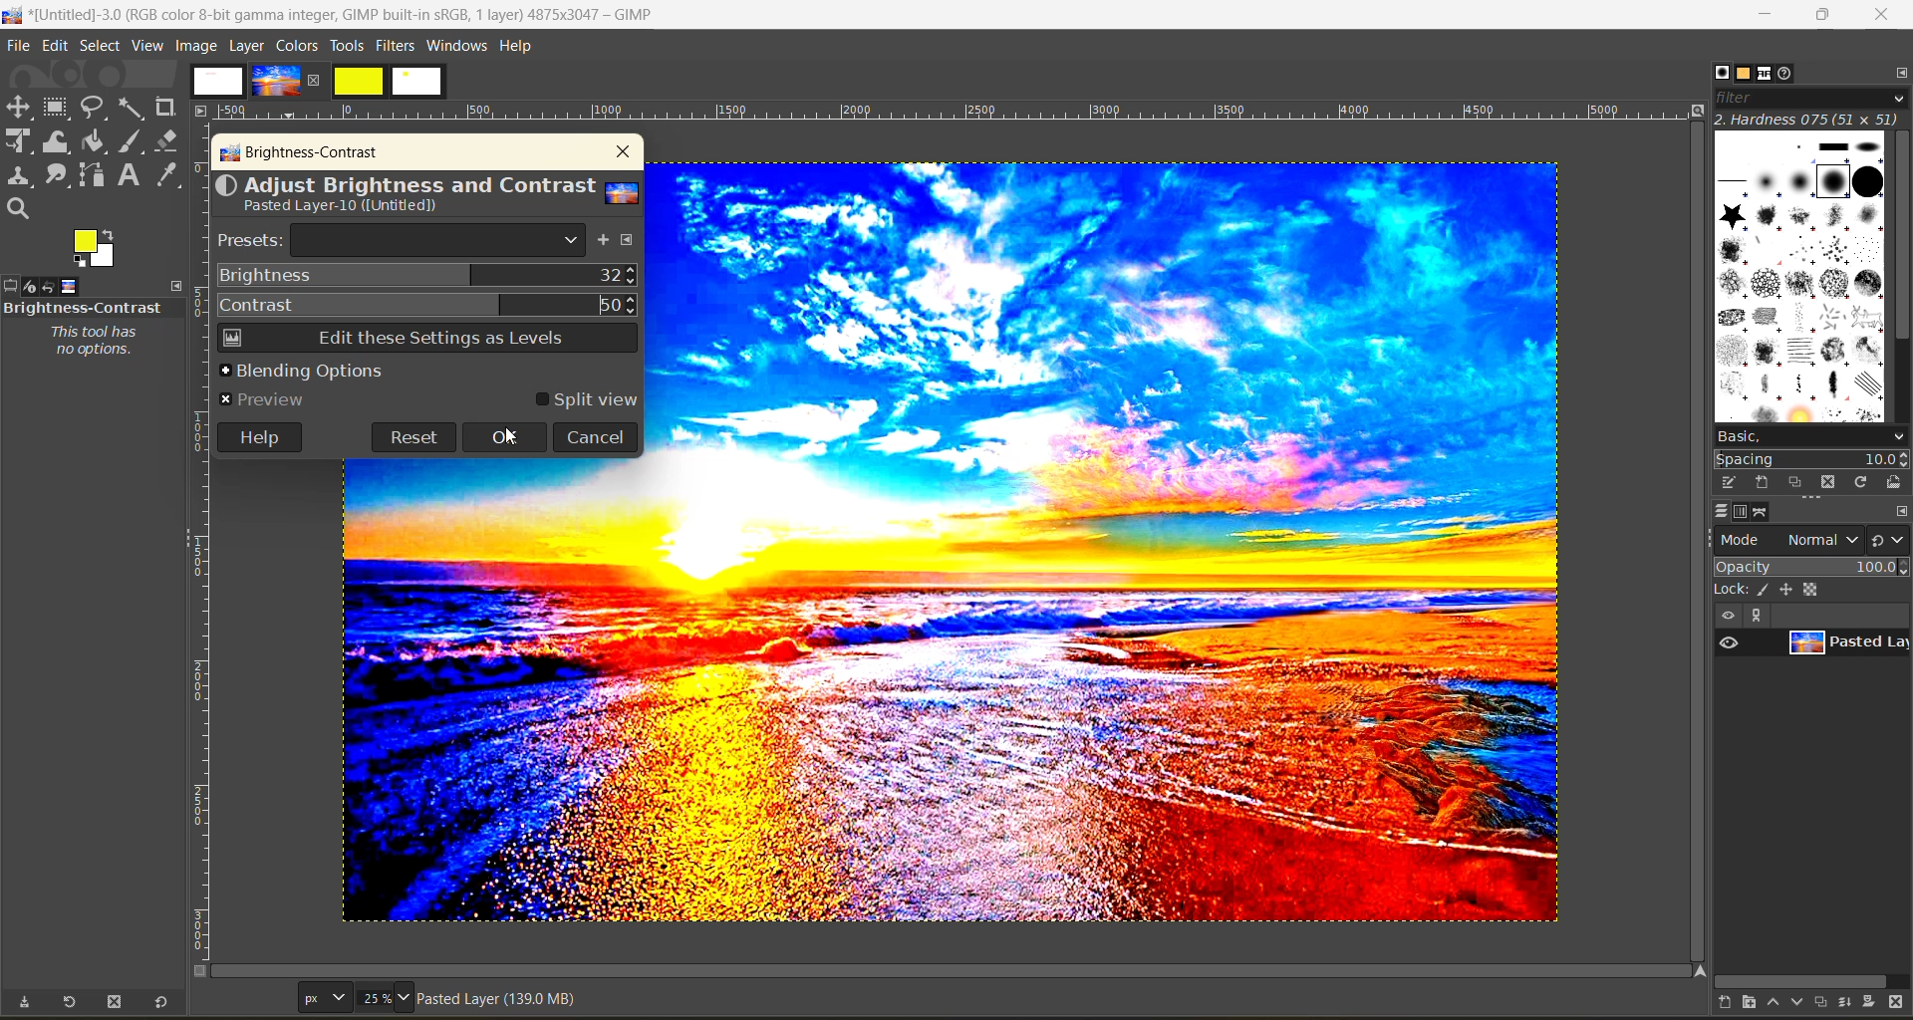 The height and width of the screenshot is (1020, 1913). I want to click on cursor, so click(508, 439).